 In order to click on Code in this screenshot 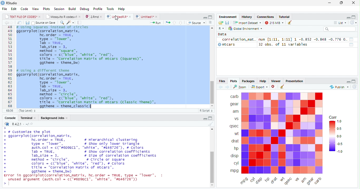, I will do `click(24, 9)`.